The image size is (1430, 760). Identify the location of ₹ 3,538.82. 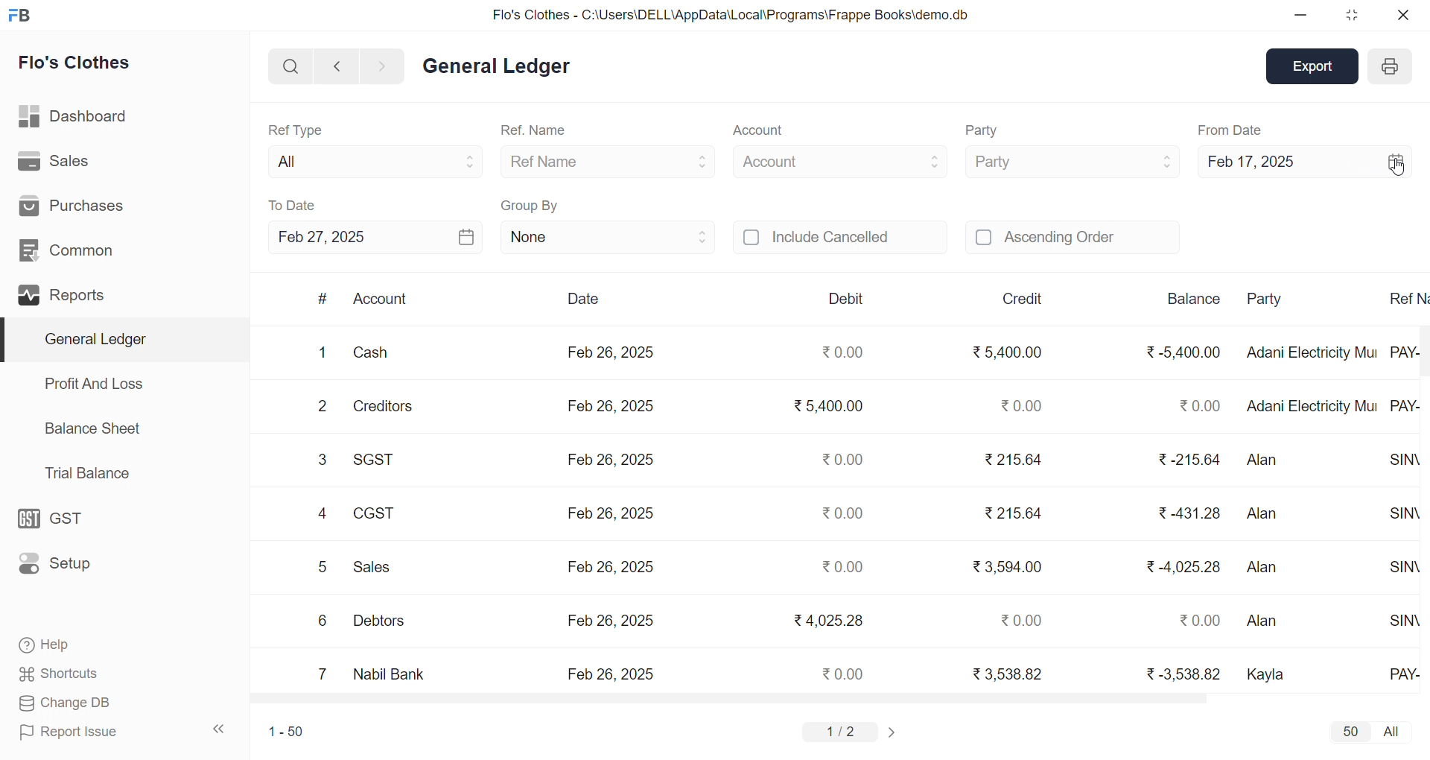
(1007, 673).